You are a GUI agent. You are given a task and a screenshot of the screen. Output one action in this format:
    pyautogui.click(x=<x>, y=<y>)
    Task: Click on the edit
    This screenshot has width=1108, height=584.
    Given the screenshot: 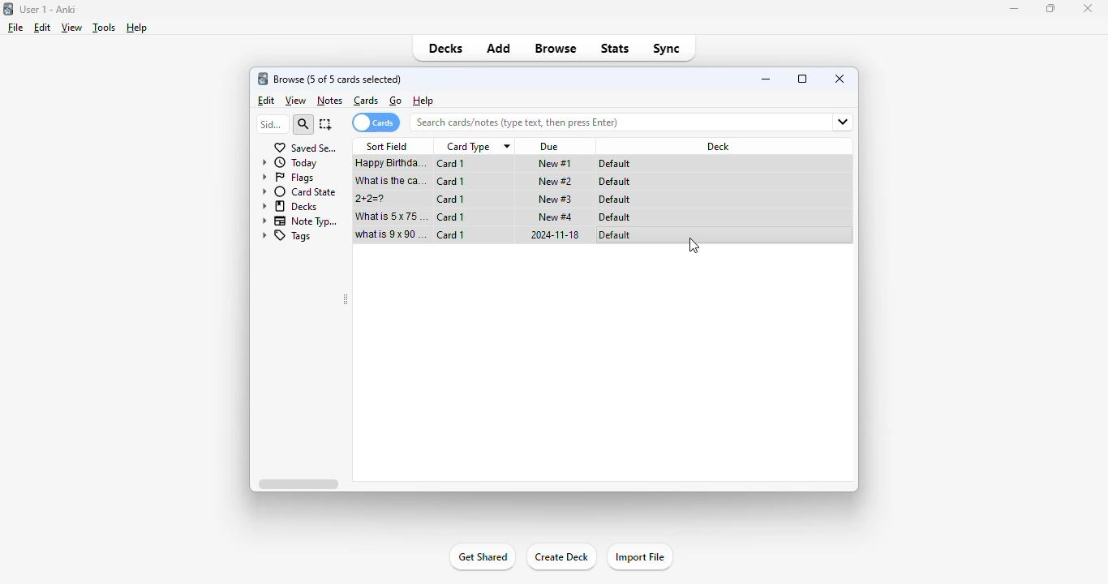 What is the action you would take?
    pyautogui.click(x=268, y=101)
    